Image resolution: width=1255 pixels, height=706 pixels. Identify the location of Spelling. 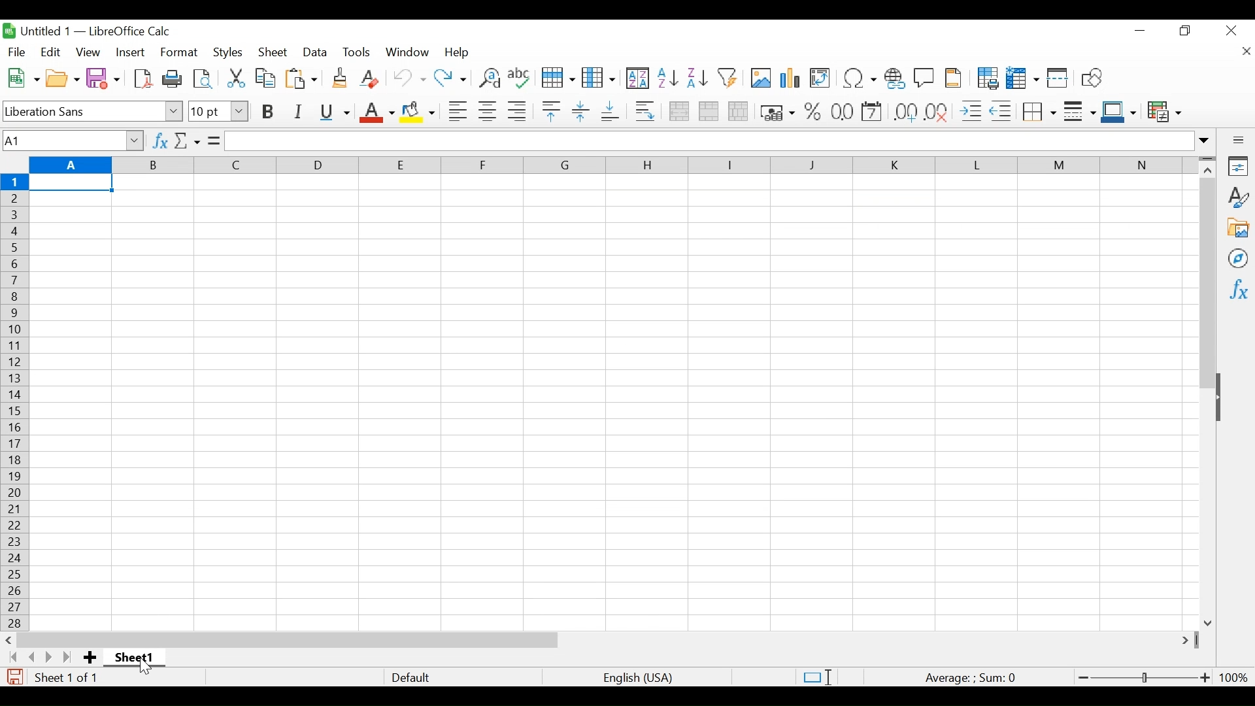
(518, 78).